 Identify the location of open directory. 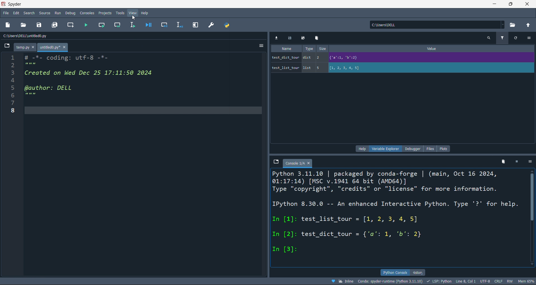
(515, 25).